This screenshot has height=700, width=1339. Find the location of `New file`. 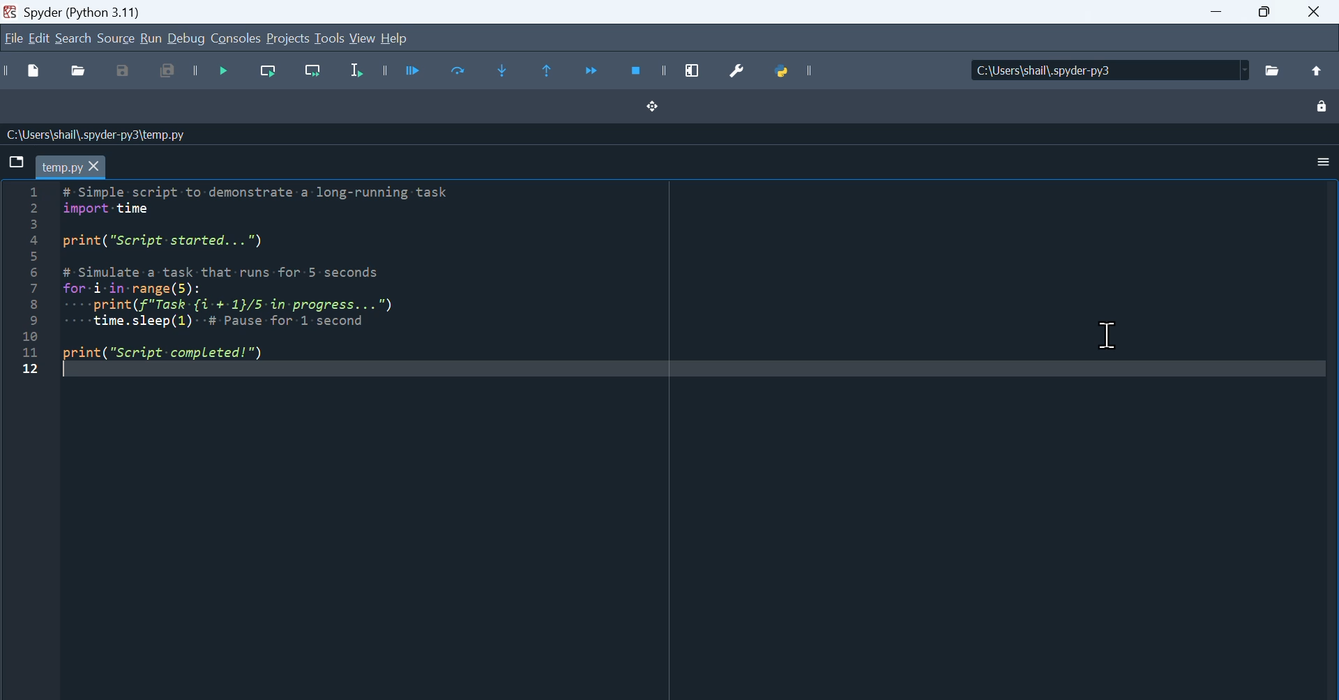

New file is located at coordinates (33, 70).